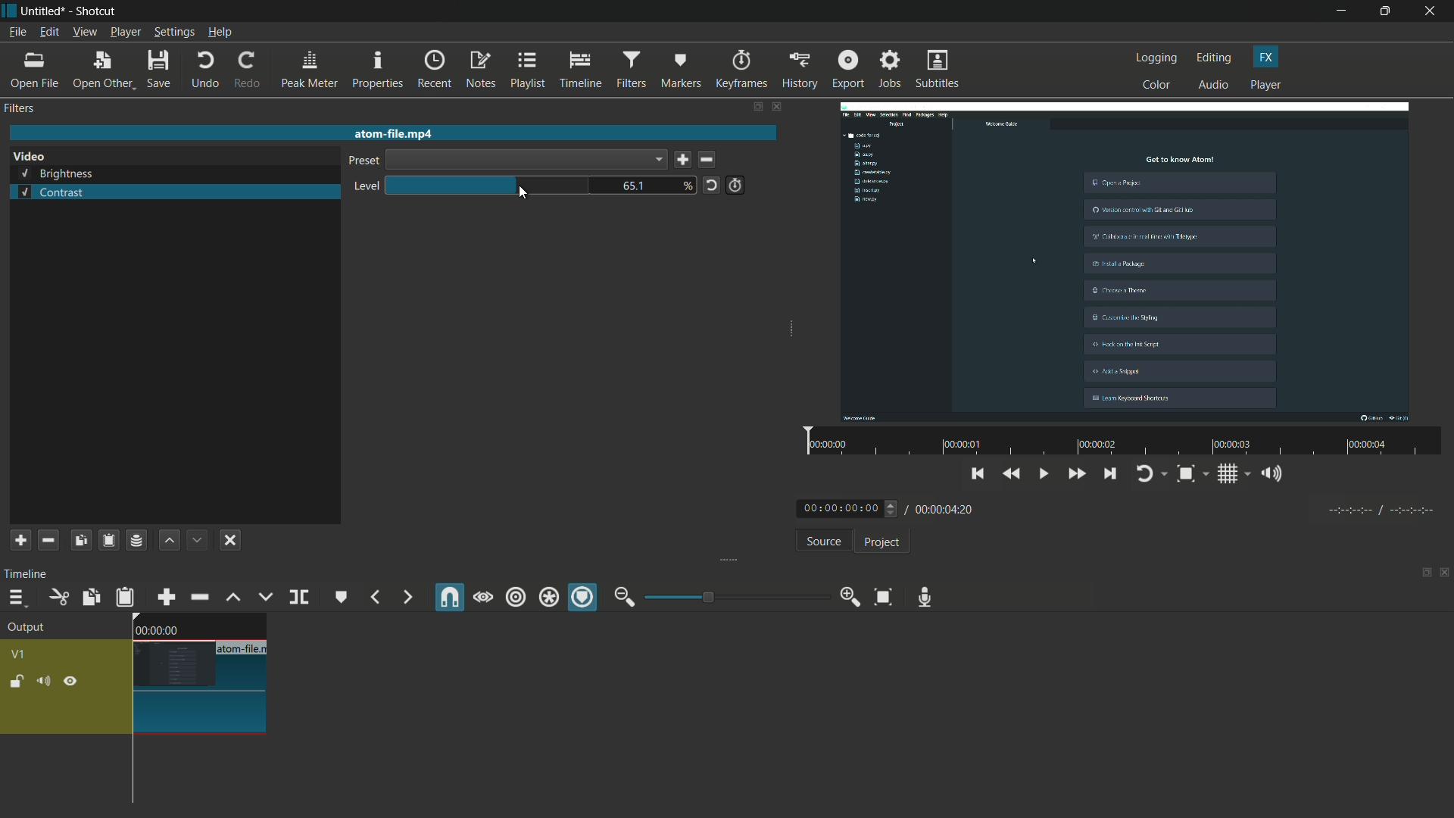 This screenshot has width=1454, height=818. Describe the element at coordinates (97, 12) in the screenshot. I see `Shotcut` at that location.